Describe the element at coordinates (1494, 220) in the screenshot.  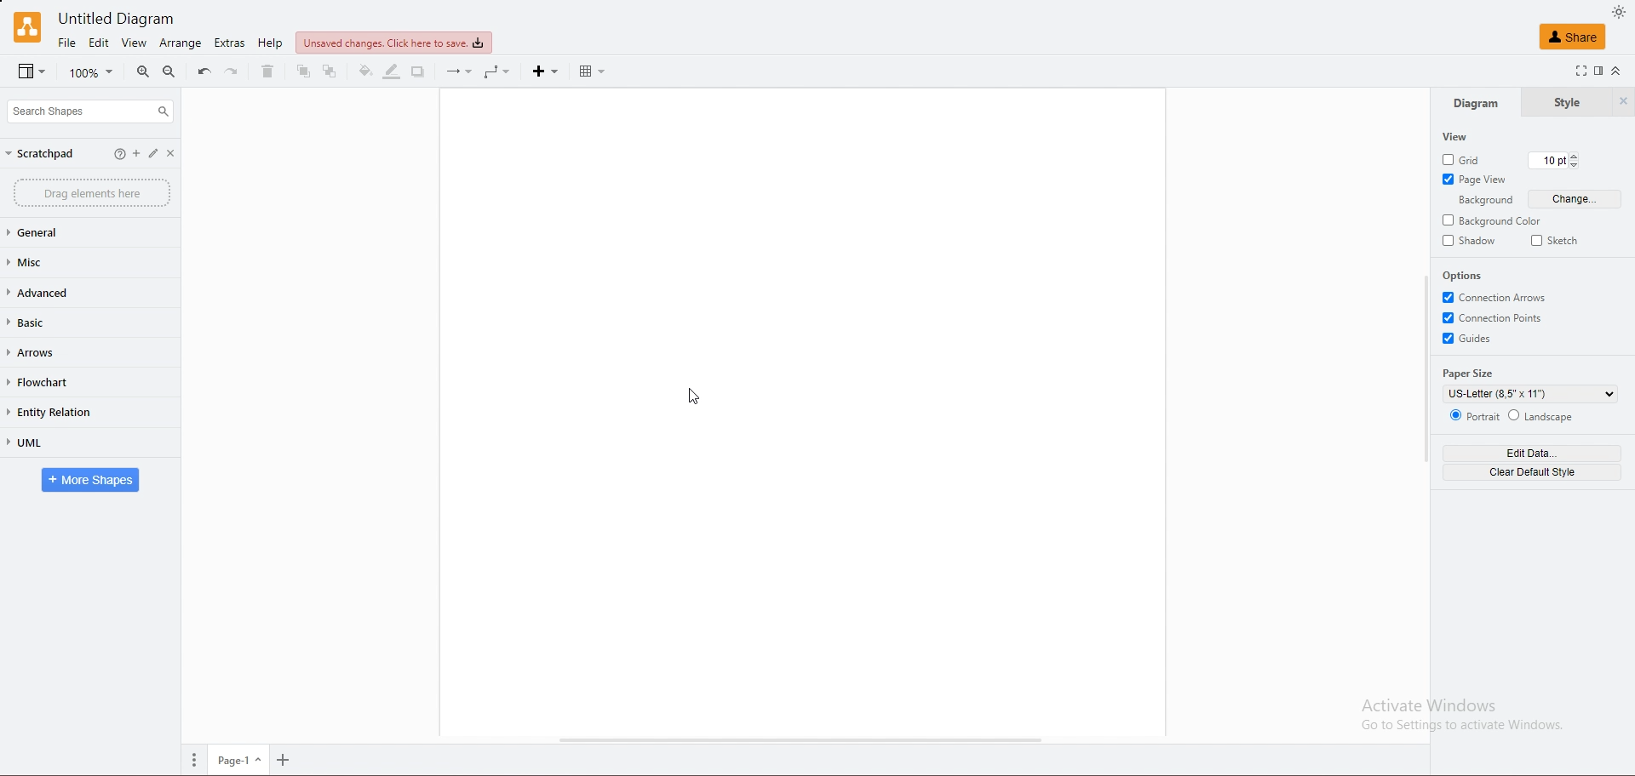
I see `background color` at that location.